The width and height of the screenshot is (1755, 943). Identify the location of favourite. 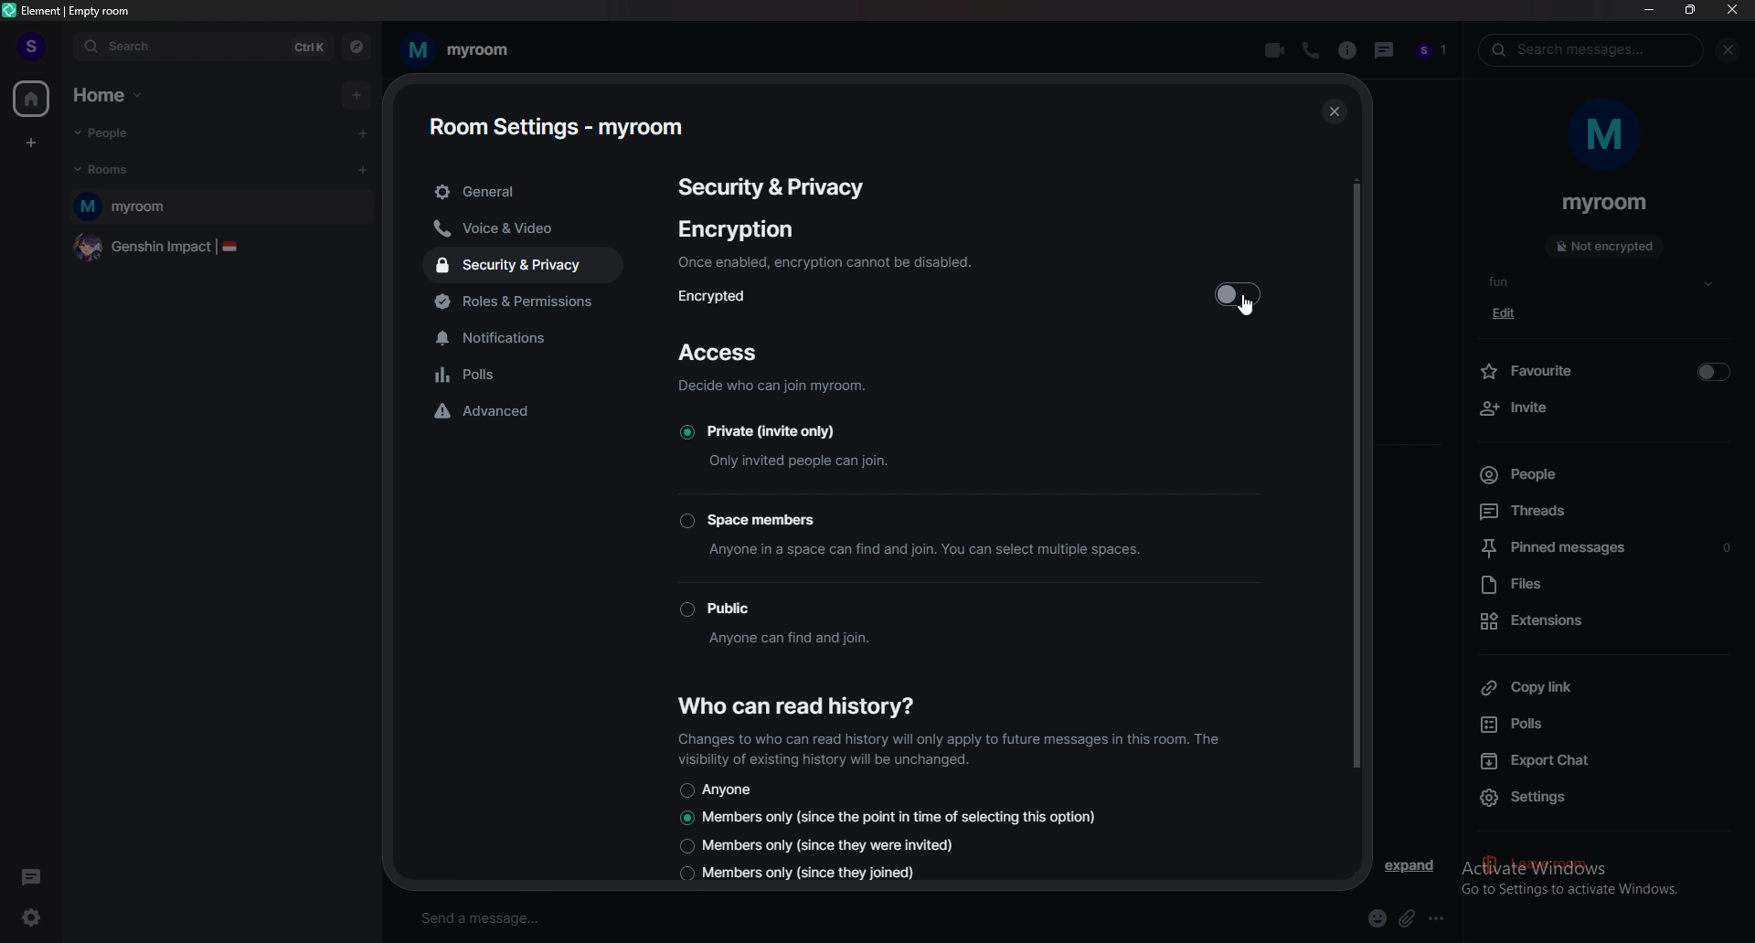
(1608, 371).